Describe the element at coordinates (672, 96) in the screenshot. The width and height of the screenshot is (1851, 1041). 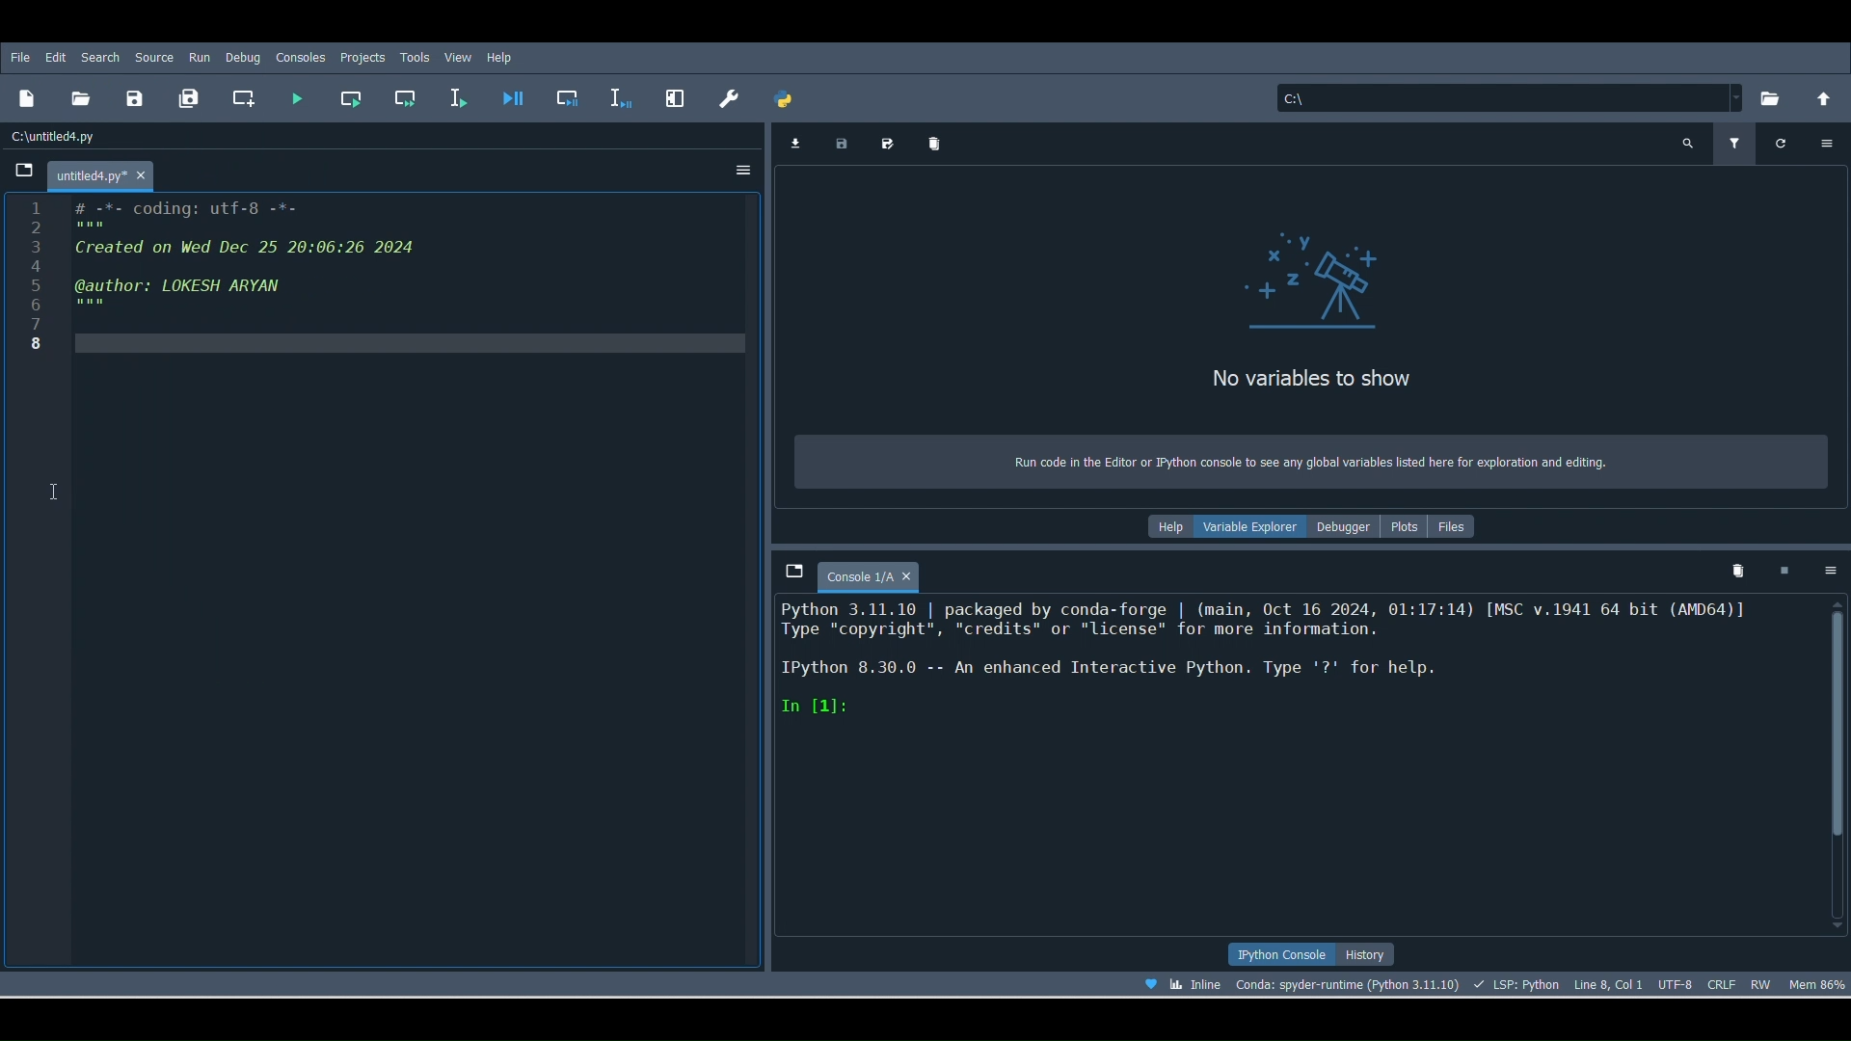
I see `Preferences` at that location.